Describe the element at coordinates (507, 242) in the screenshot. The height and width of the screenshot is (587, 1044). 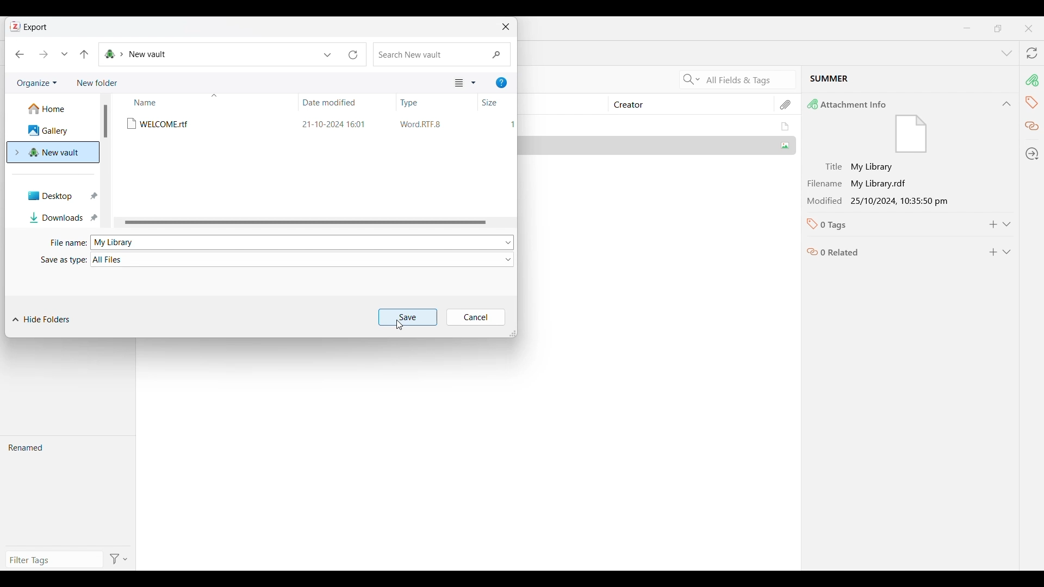
I see `File options` at that location.